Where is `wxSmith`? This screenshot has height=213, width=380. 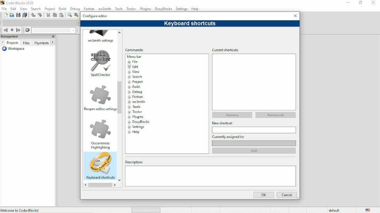 wxSmith is located at coordinates (104, 8).